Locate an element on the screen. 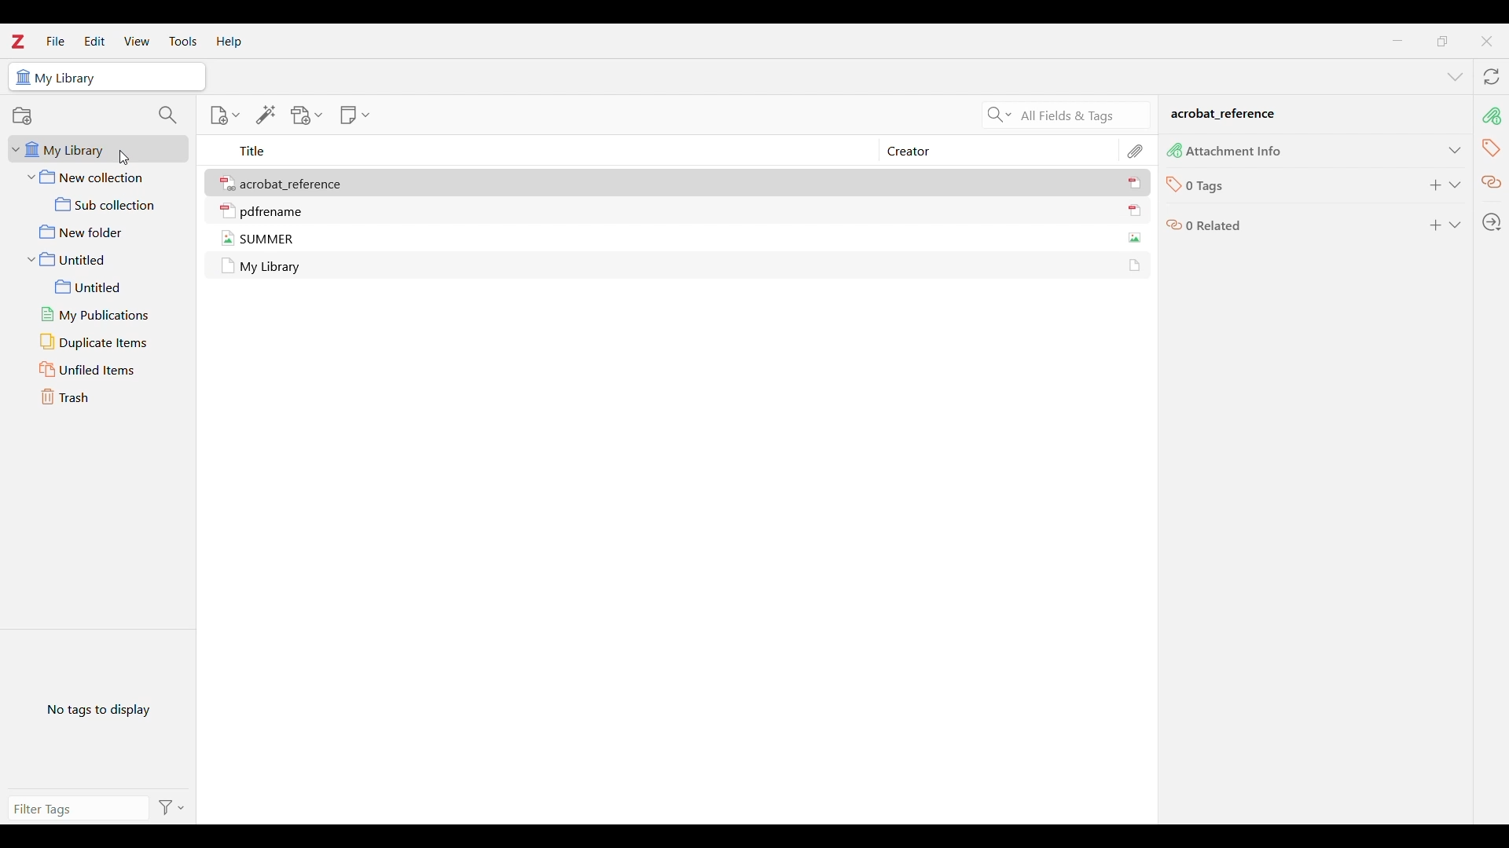  icon is located at coordinates (228, 238).